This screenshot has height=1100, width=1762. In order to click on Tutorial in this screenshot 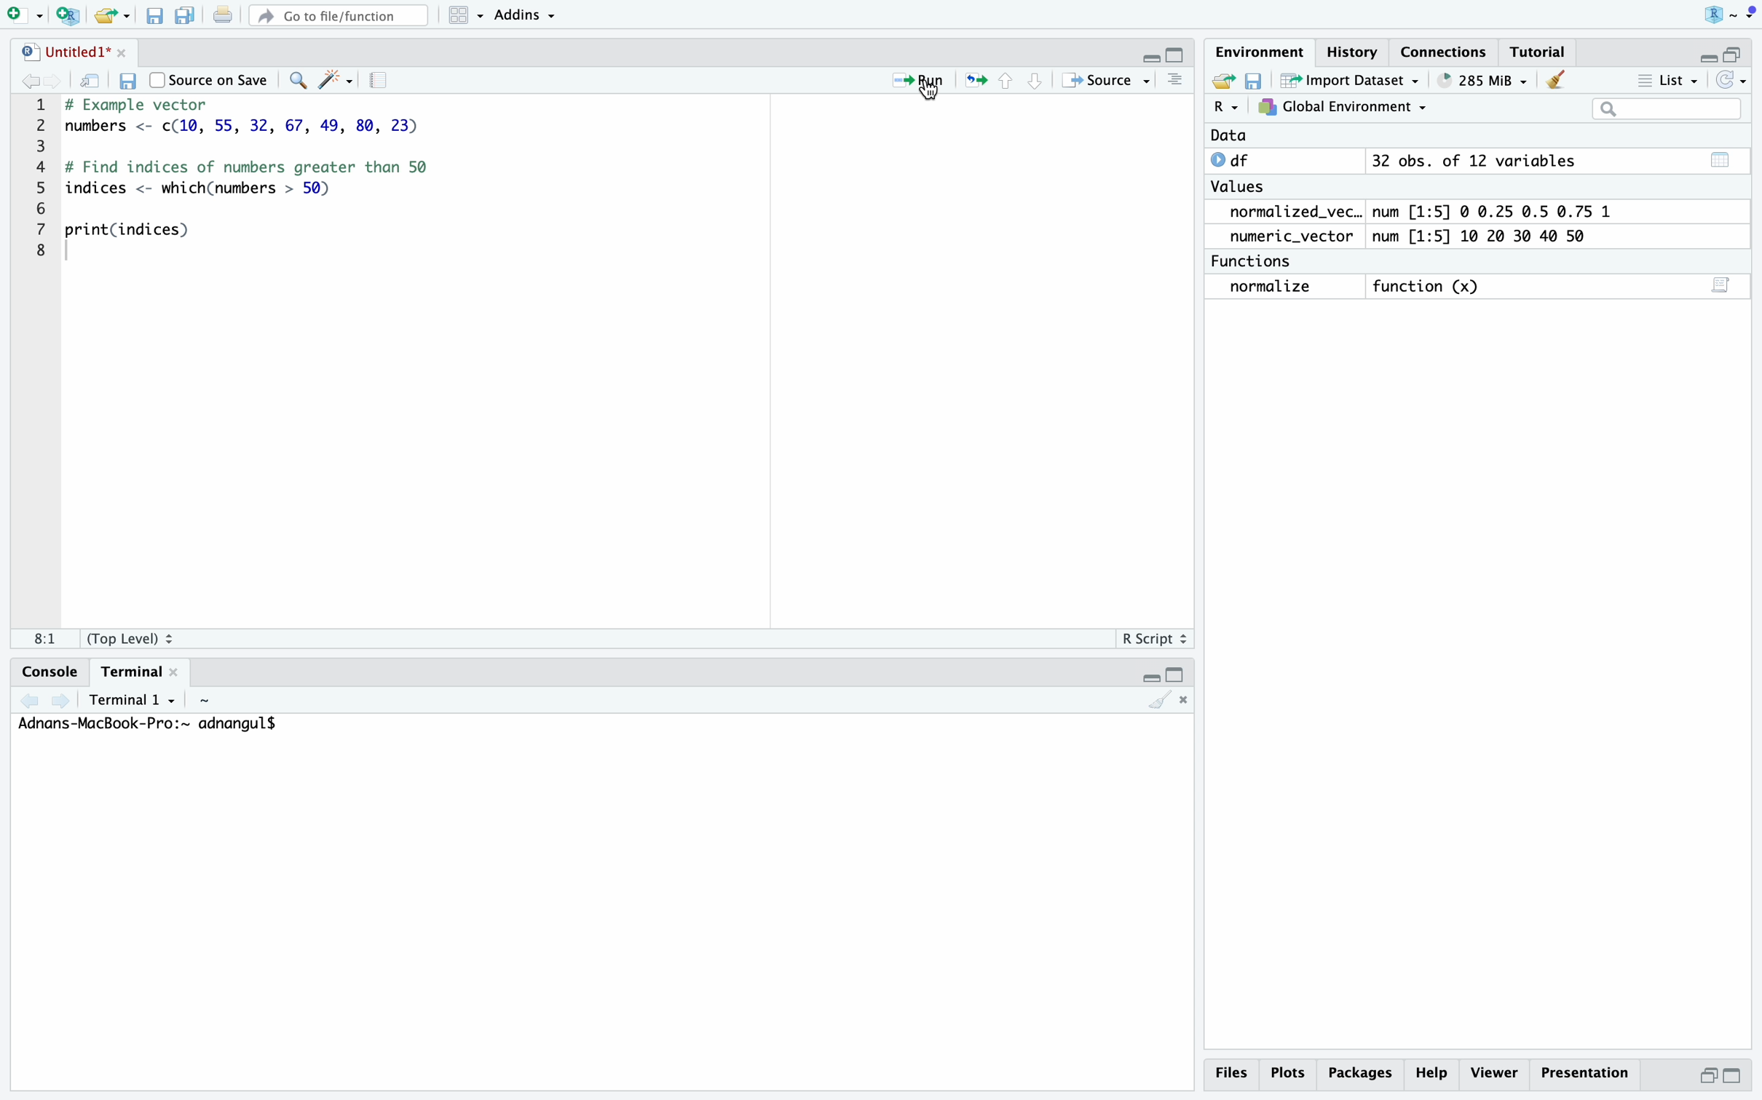, I will do `click(1541, 52)`.